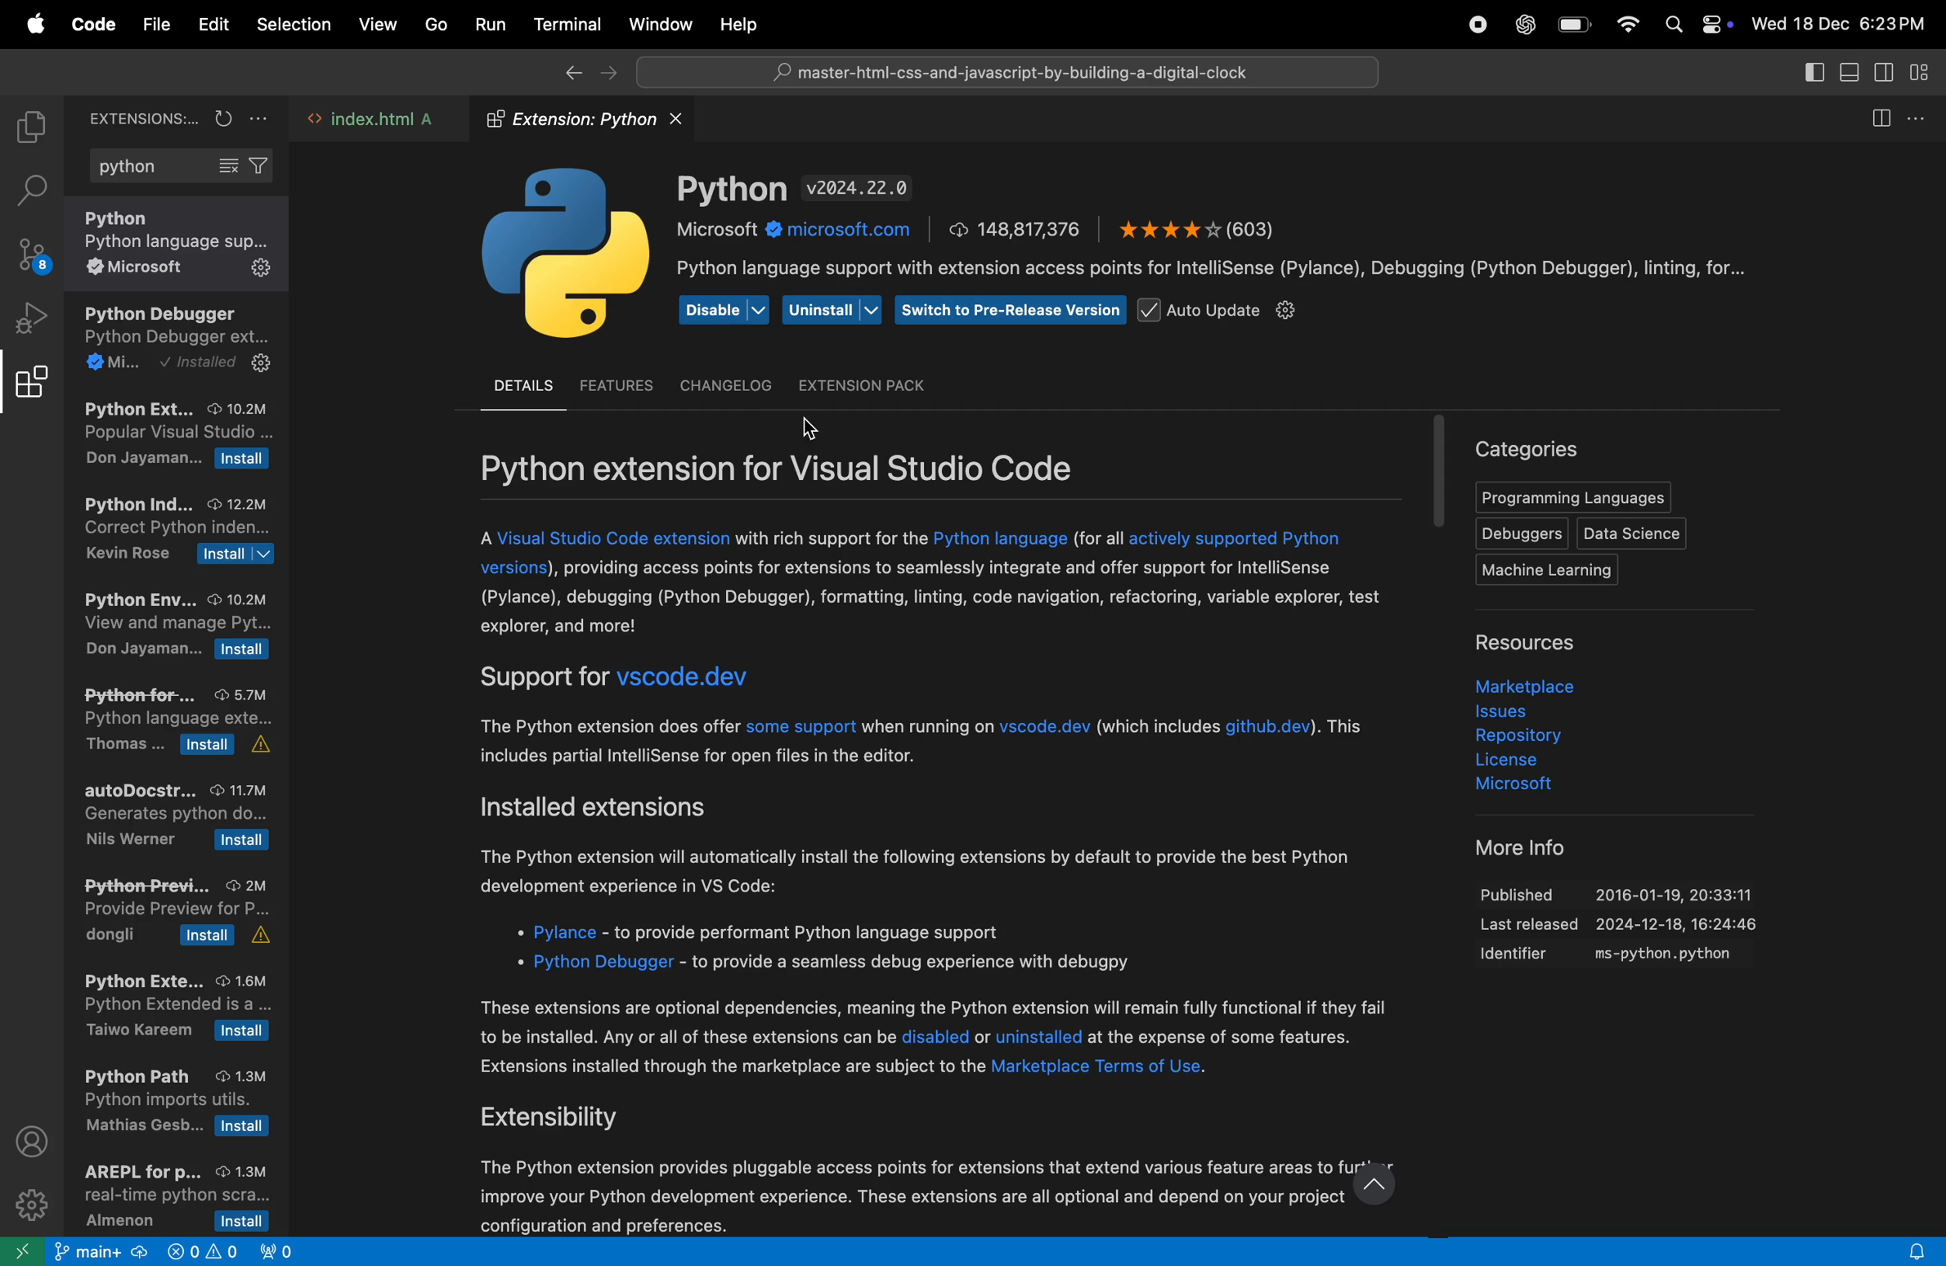 The height and width of the screenshot is (1266, 1946). Describe the element at coordinates (724, 386) in the screenshot. I see `channel log` at that location.